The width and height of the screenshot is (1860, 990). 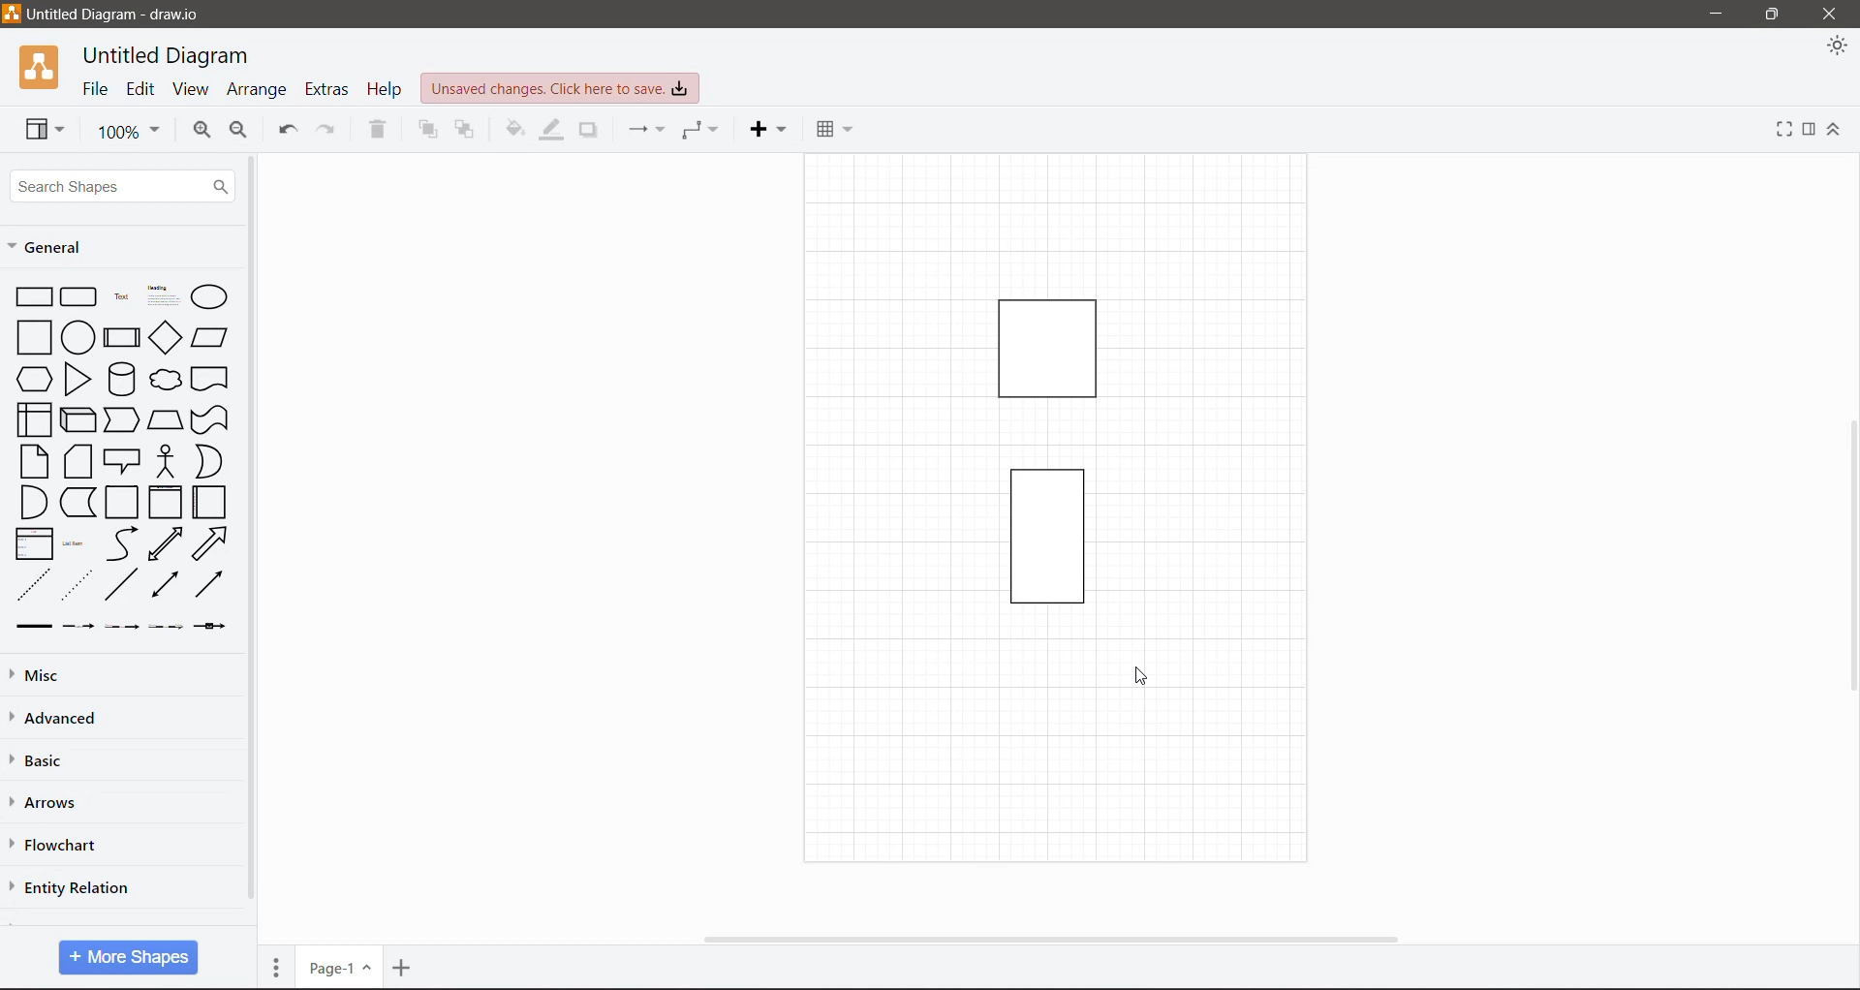 I want to click on Vertical Scroll Bar, so click(x=252, y=536).